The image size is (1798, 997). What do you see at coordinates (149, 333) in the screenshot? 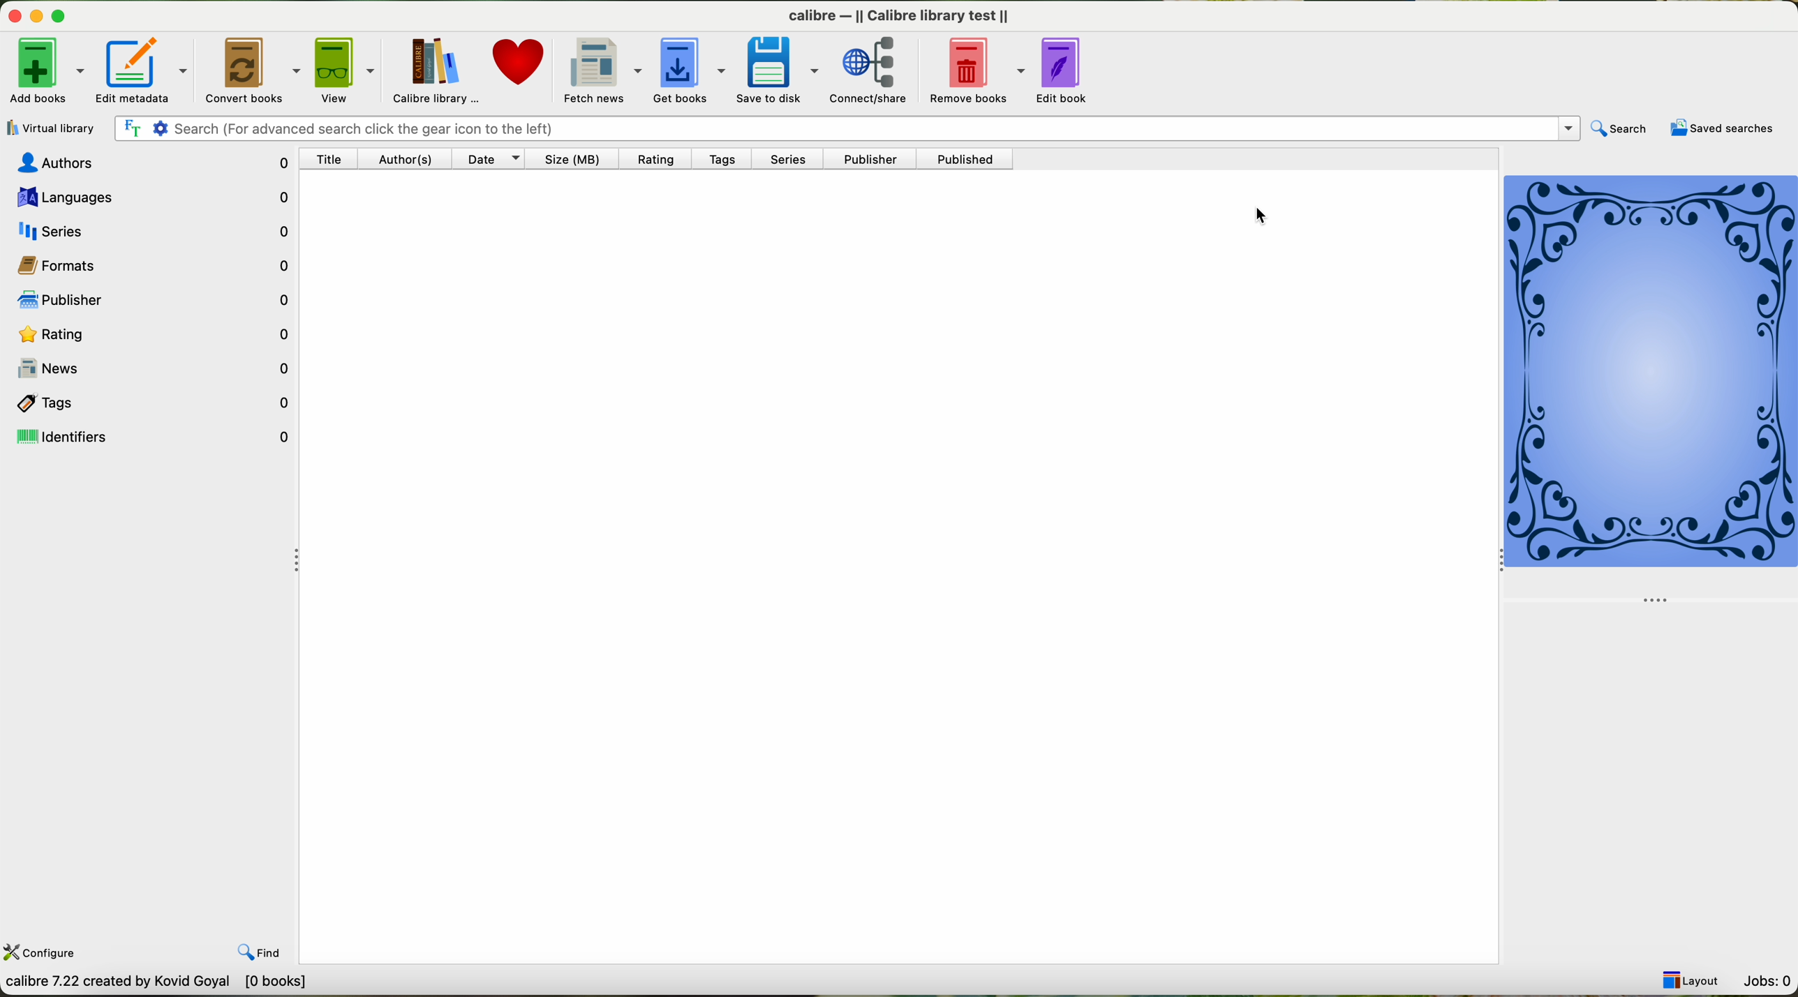
I see `rating` at bounding box center [149, 333].